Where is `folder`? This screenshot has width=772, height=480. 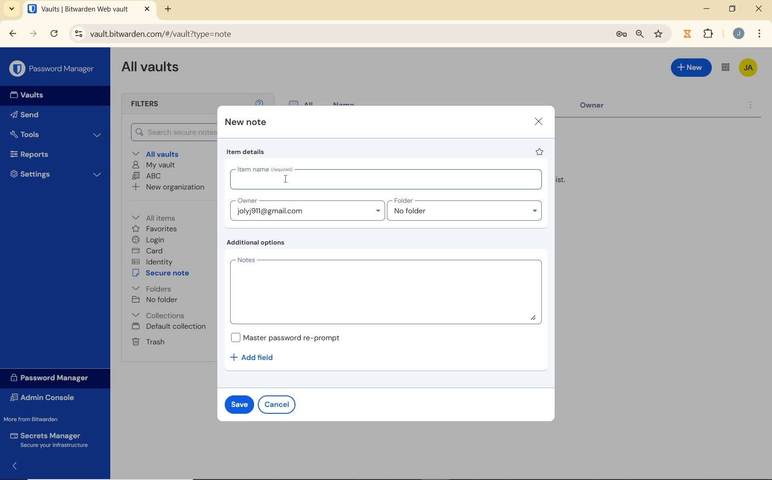 folder is located at coordinates (465, 209).